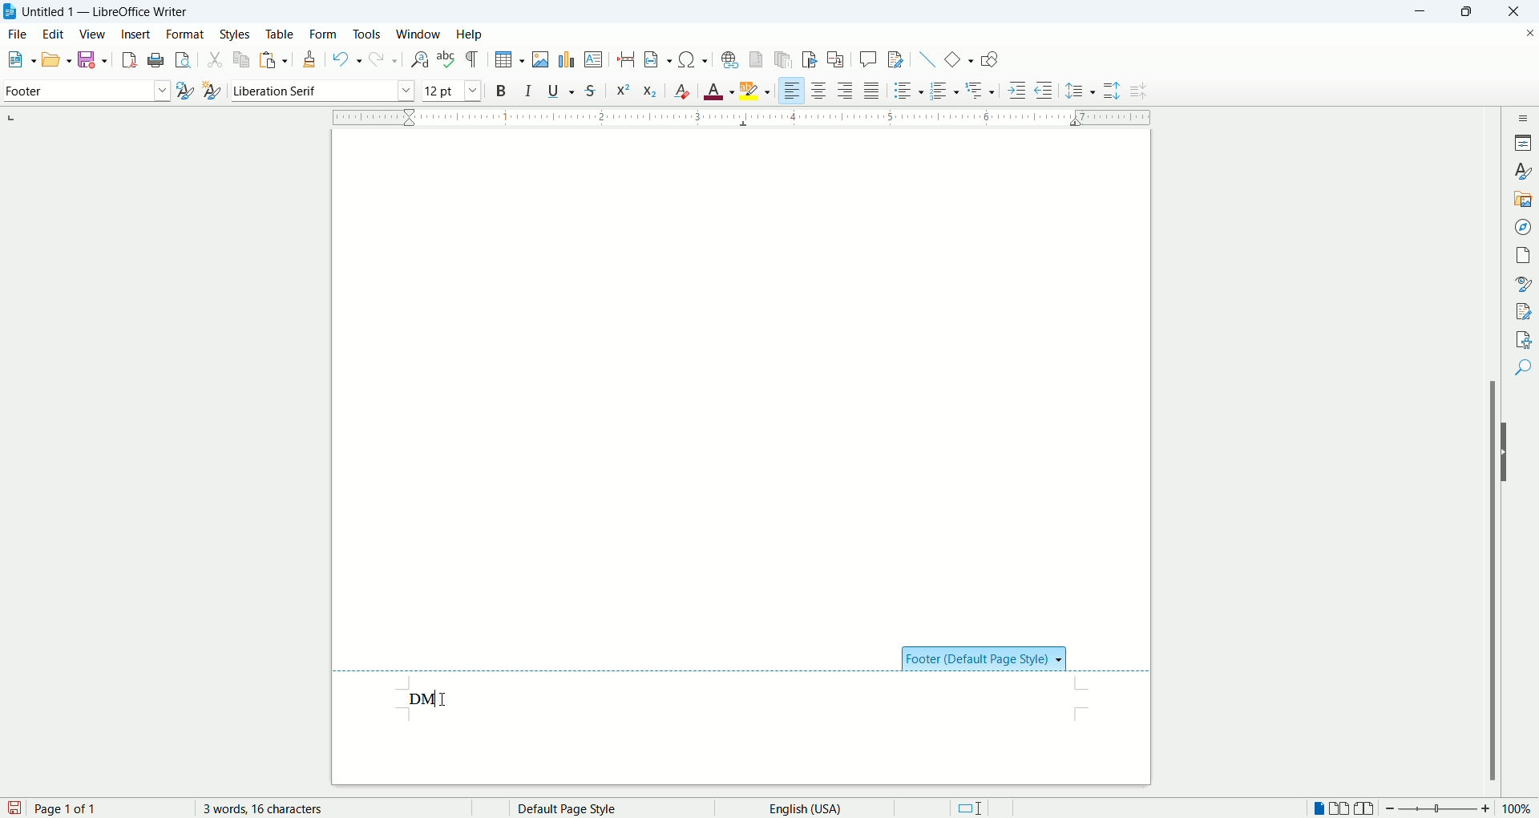  I want to click on paragraph style, so click(83, 91).